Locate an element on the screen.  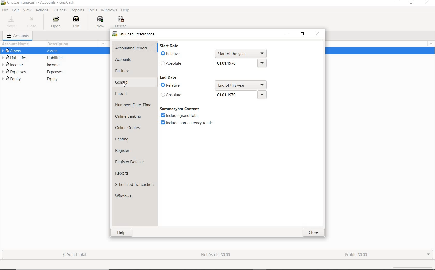
ACCOUNTING PERIOD is located at coordinates (132, 48).